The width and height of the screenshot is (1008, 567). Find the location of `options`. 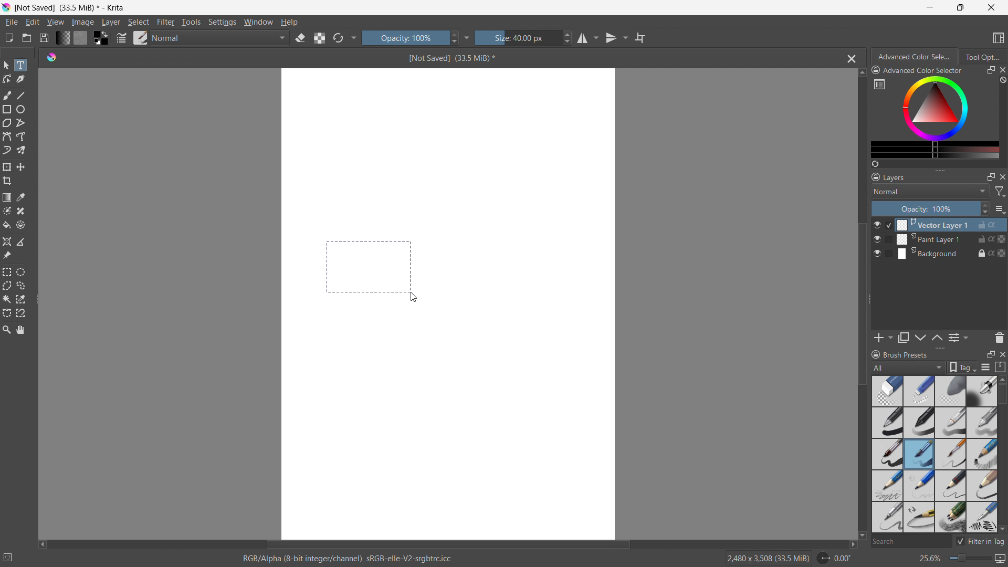

options is located at coordinates (1000, 209).